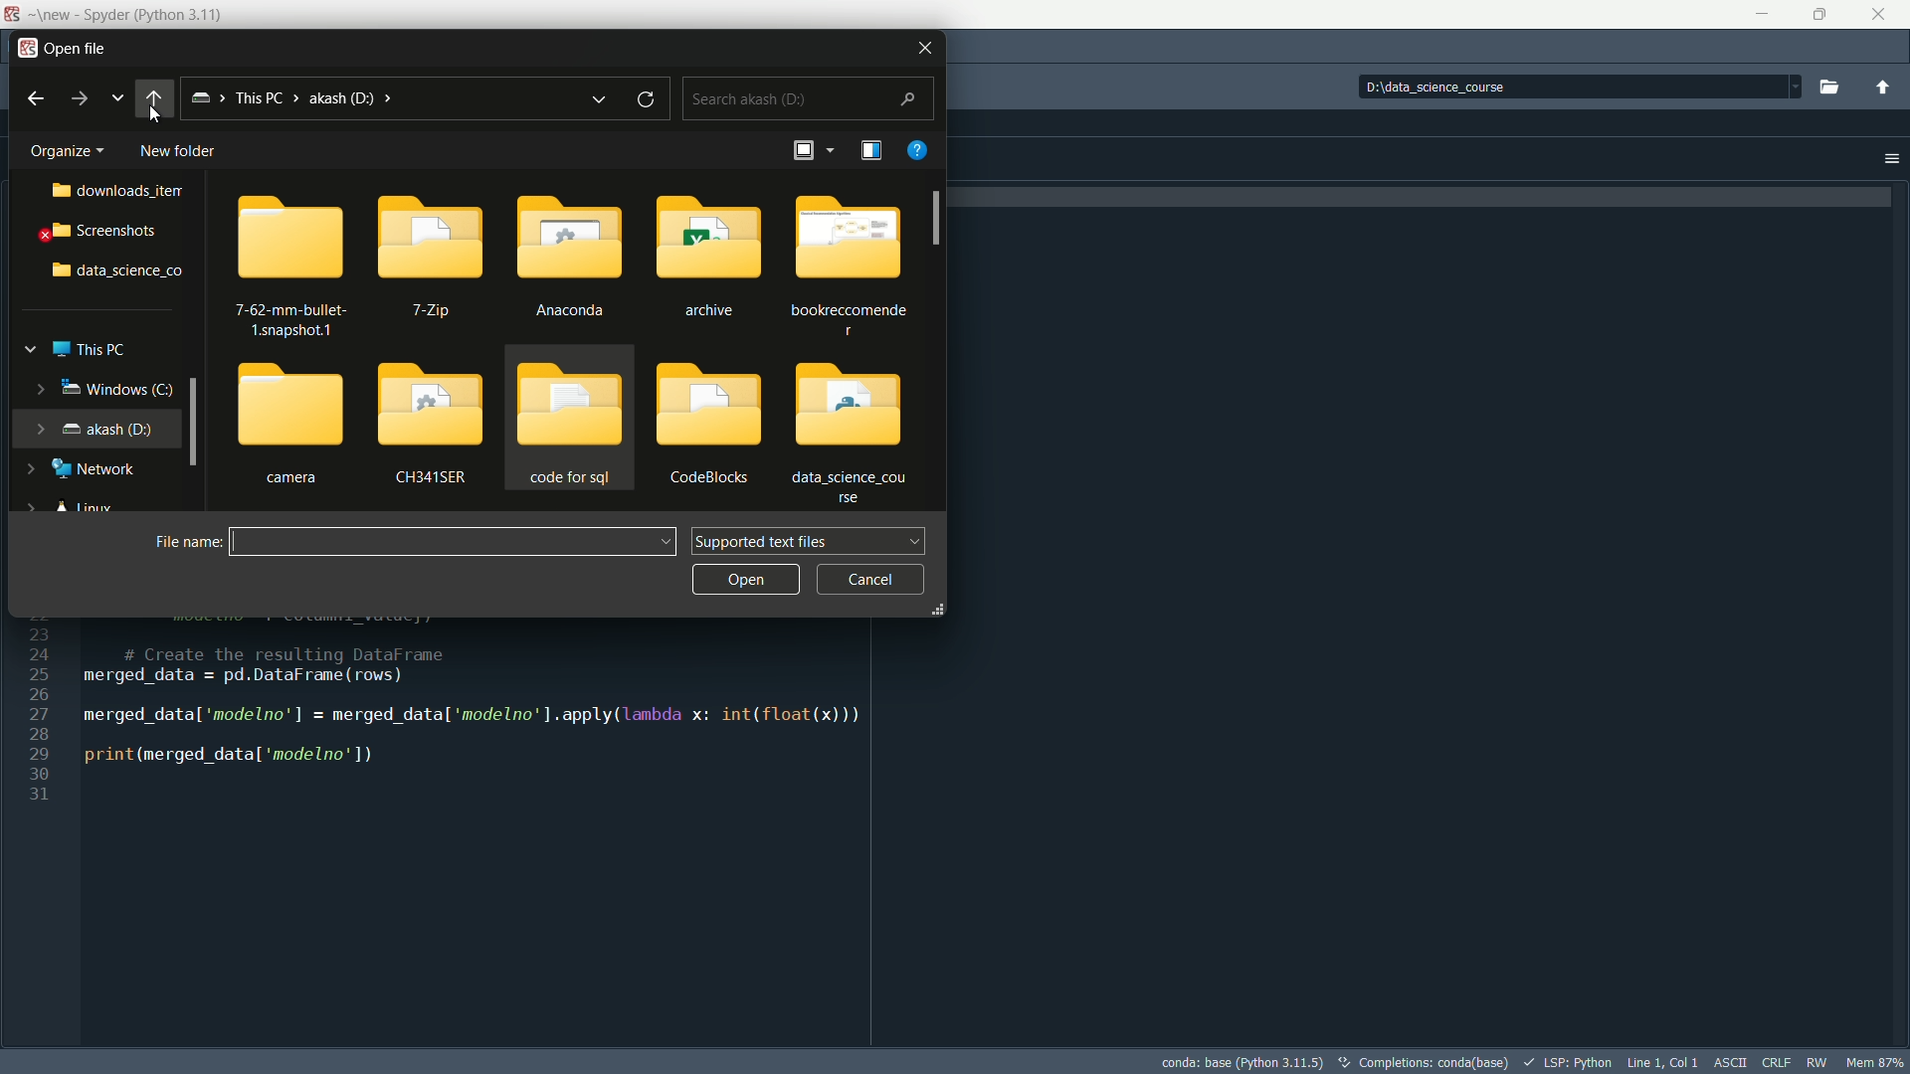  Describe the element at coordinates (98, 468) in the screenshot. I see `Network ` at that location.